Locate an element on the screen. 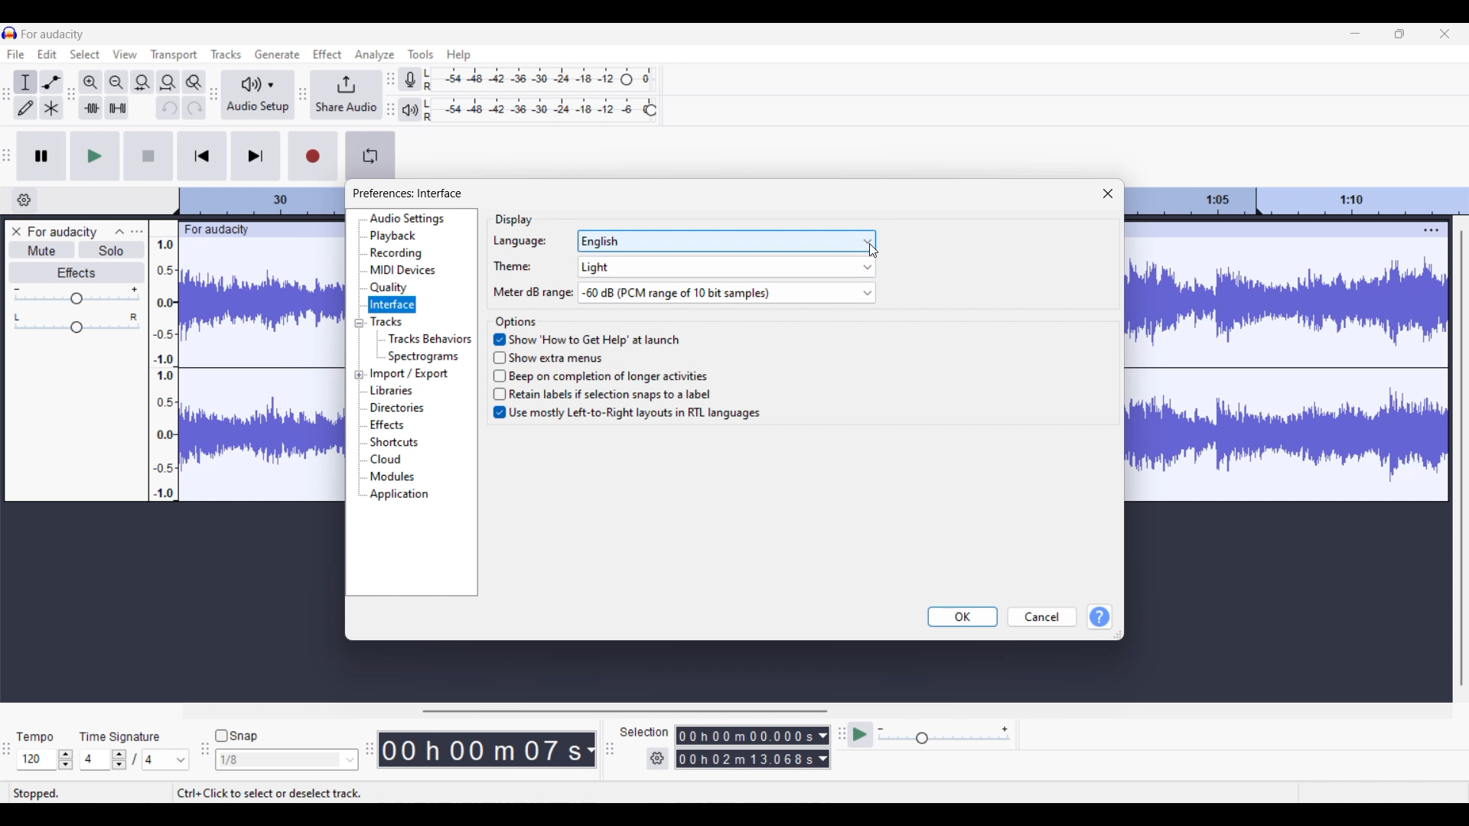 The width and height of the screenshot is (1469, 826). Cancel is located at coordinates (1043, 617).